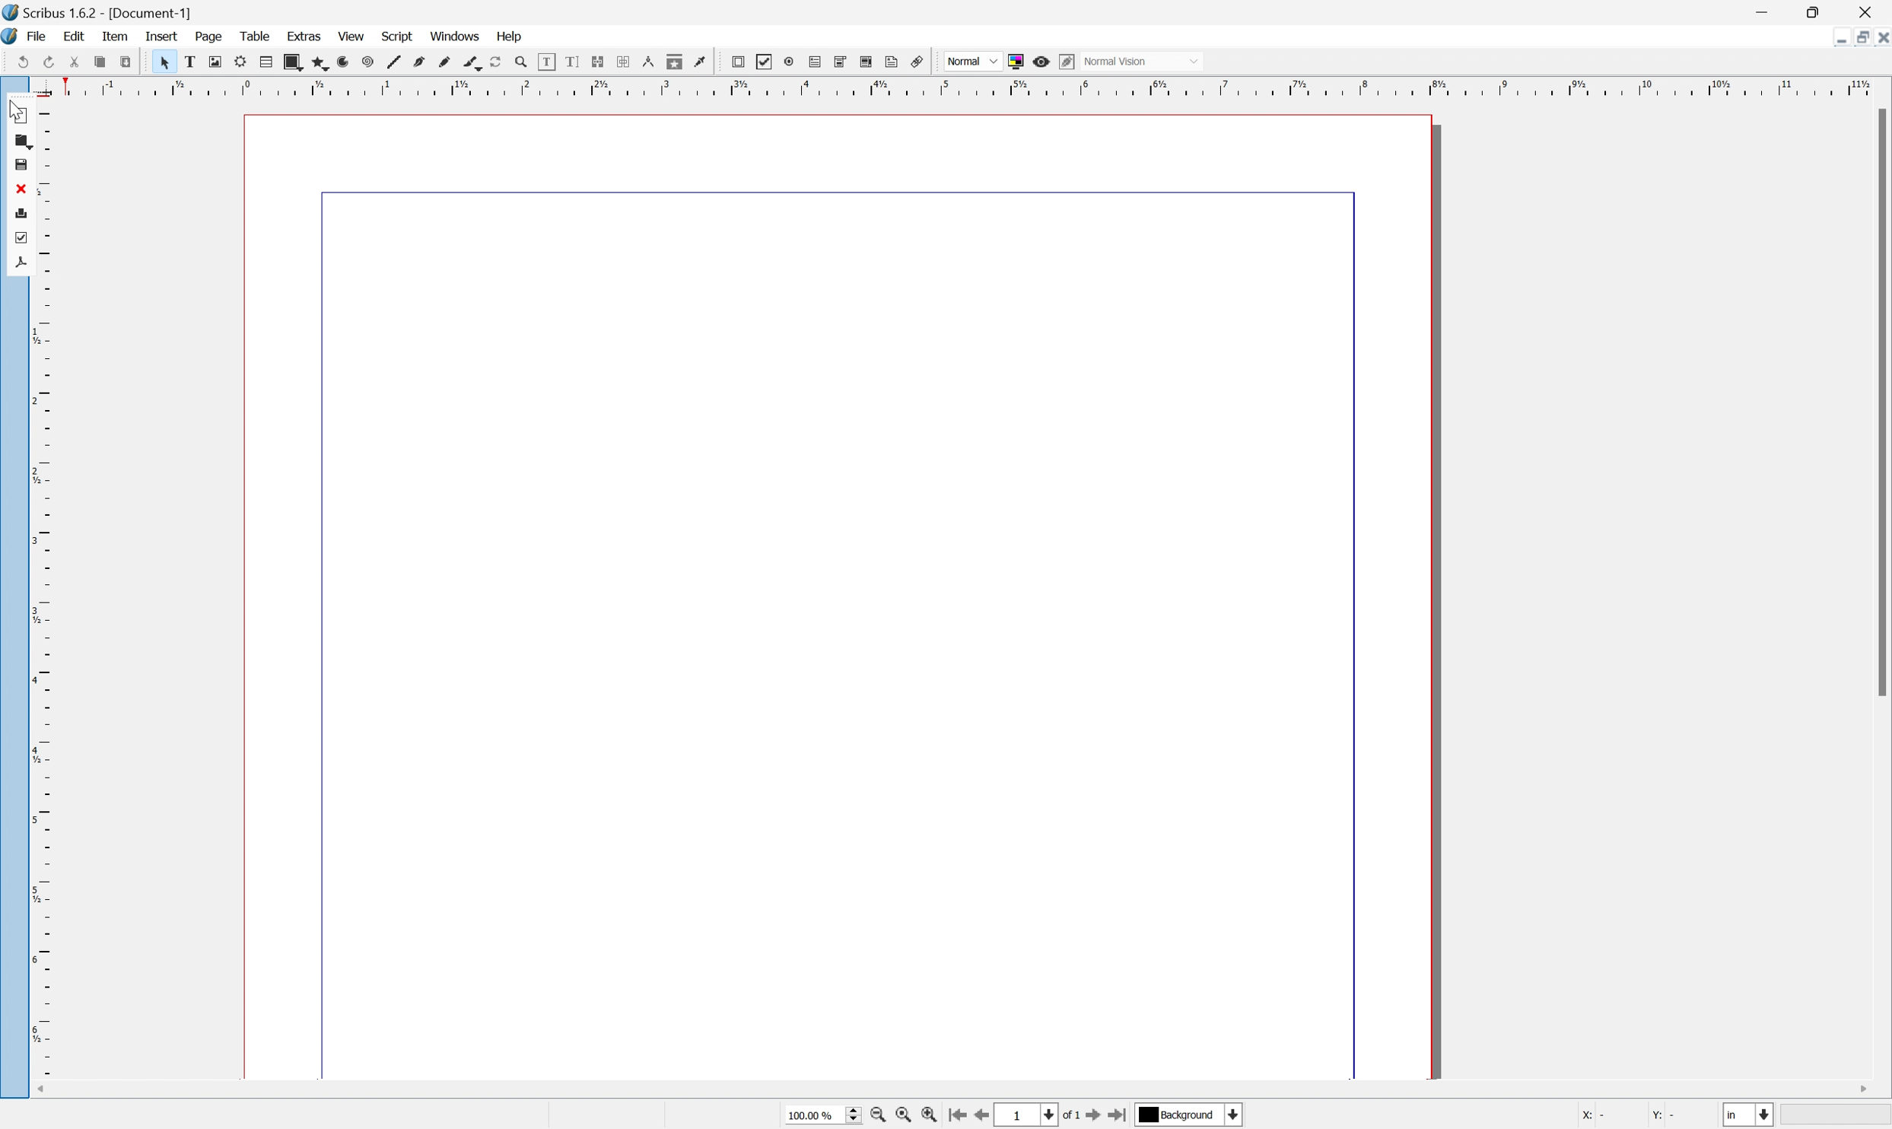  Describe the element at coordinates (267, 62) in the screenshot. I see `cut` at that location.